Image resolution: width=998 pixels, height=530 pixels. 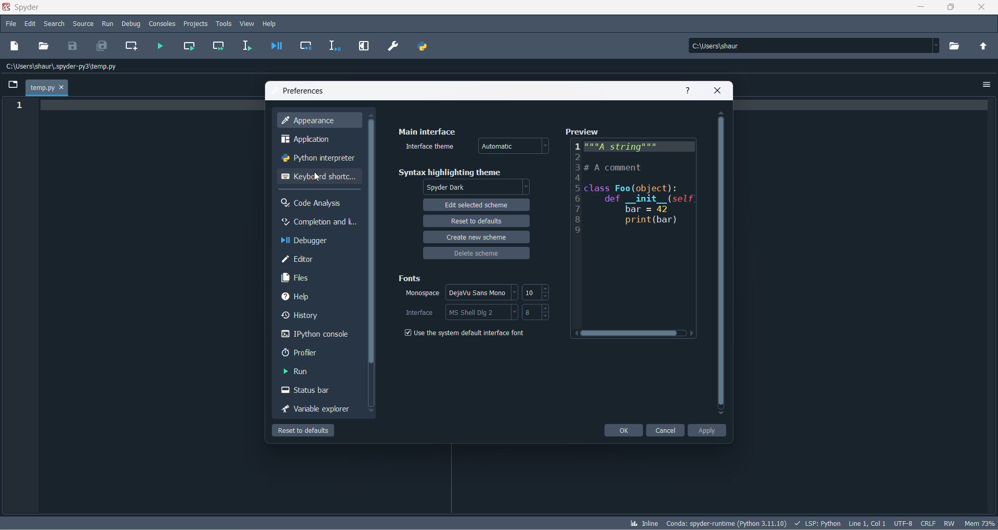 I want to click on options, so click(x=484, y=292).